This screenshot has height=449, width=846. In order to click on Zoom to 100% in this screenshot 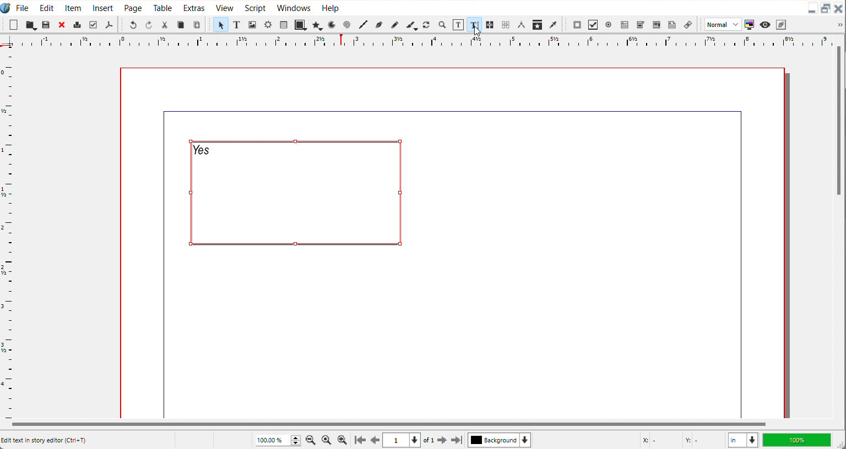, I will do `click(327, 439)`.